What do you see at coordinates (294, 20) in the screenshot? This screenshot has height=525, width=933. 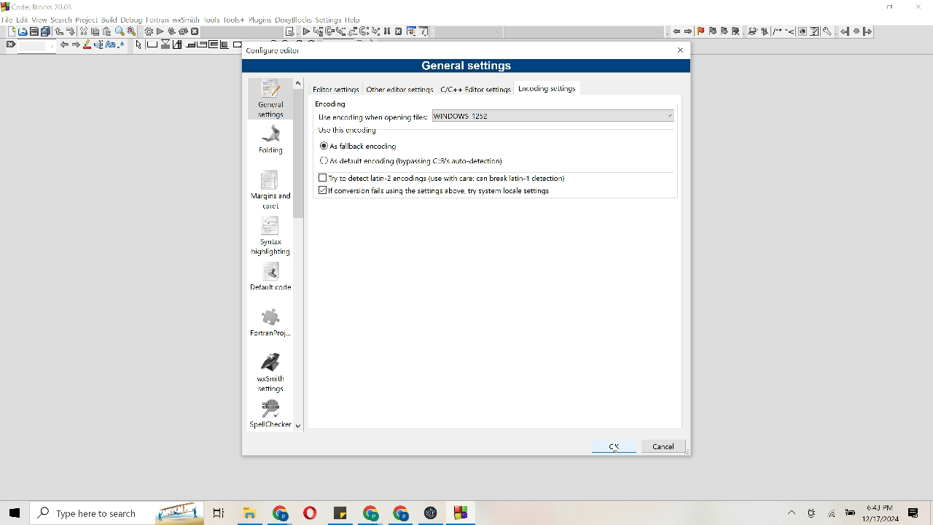 I see `Doxyblocks` at bounding box center [294, 20].